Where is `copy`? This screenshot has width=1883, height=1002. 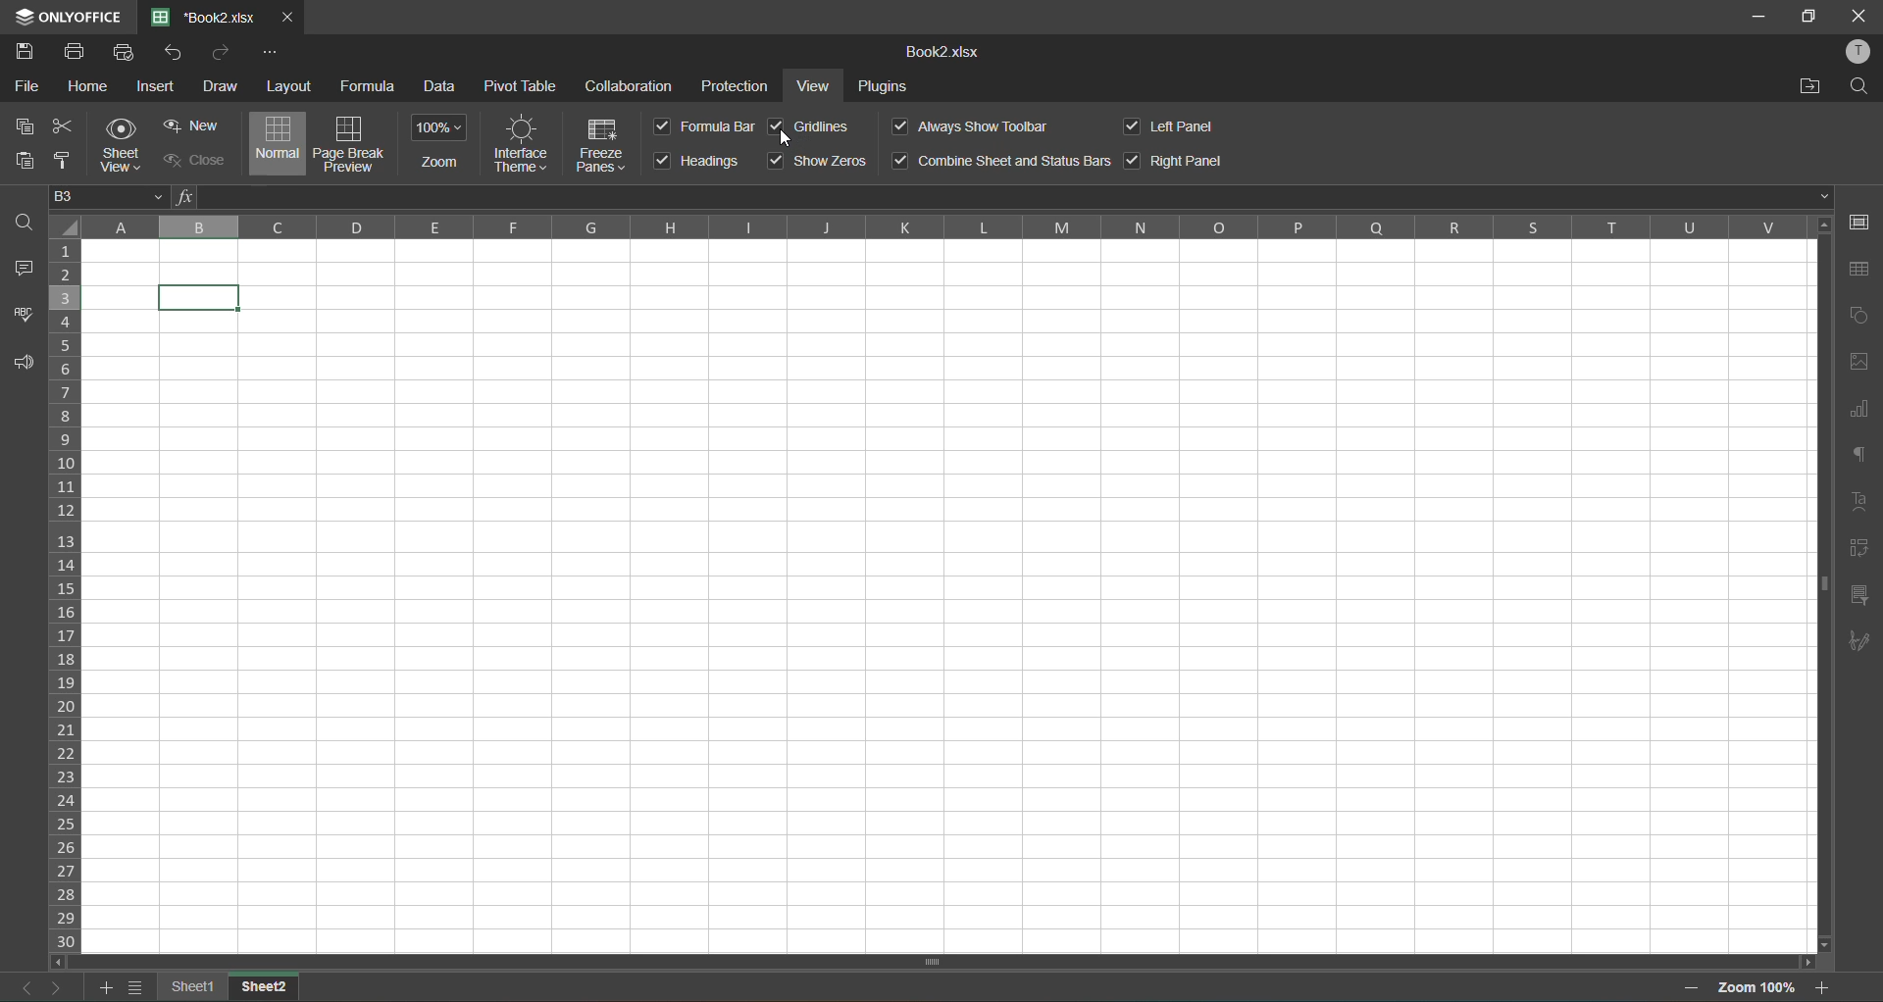
copy is located at coordinates (19, 127).